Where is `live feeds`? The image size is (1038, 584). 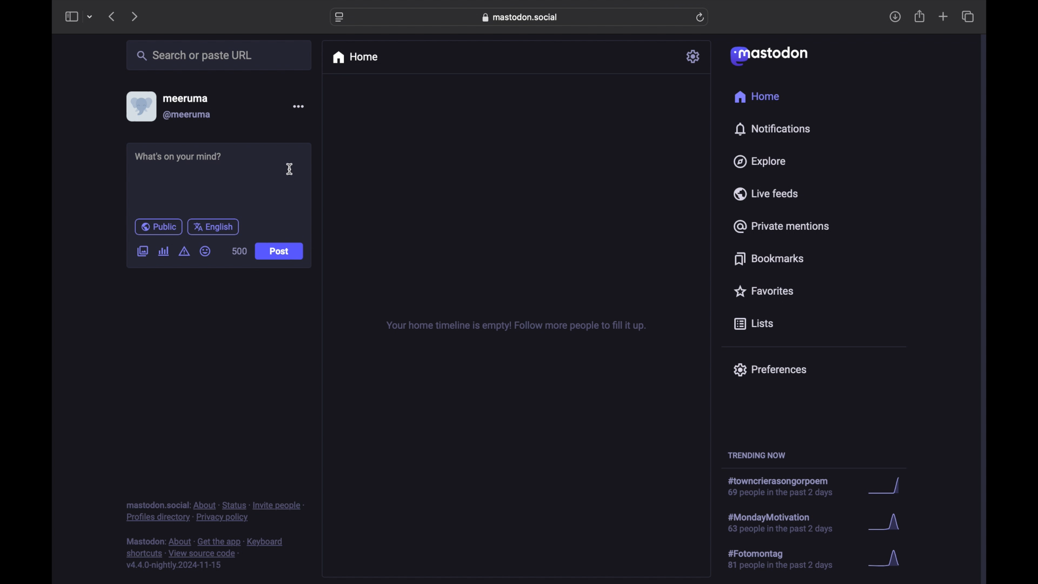
live feeds is located at coordinates (767, 194).